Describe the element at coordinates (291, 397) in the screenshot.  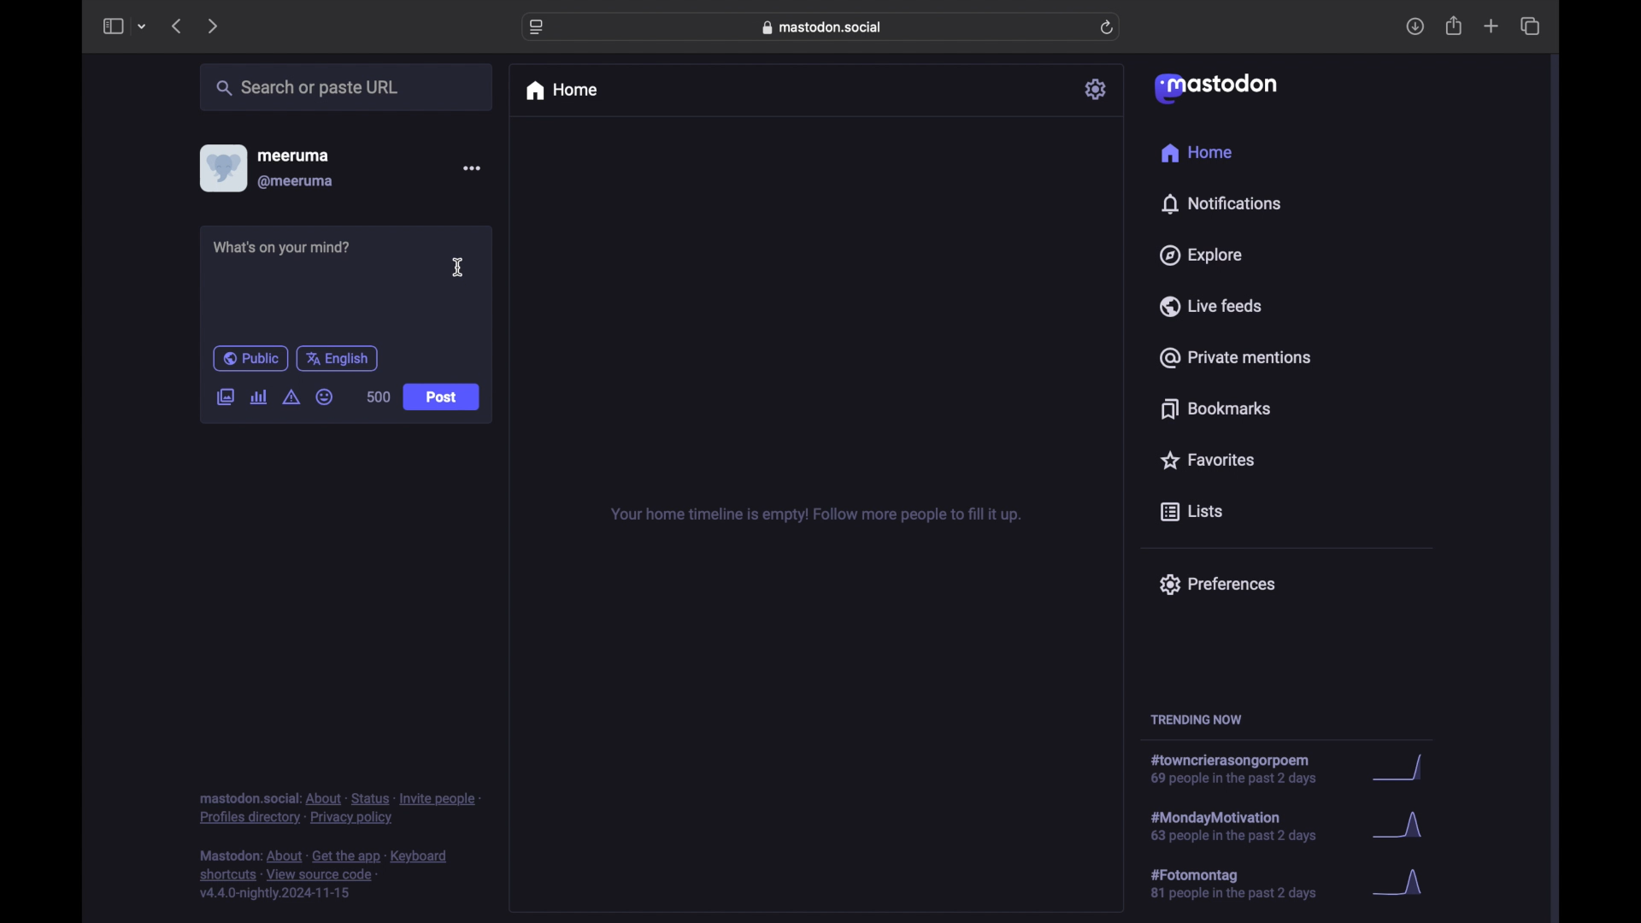
I see `add content warning` at that location.